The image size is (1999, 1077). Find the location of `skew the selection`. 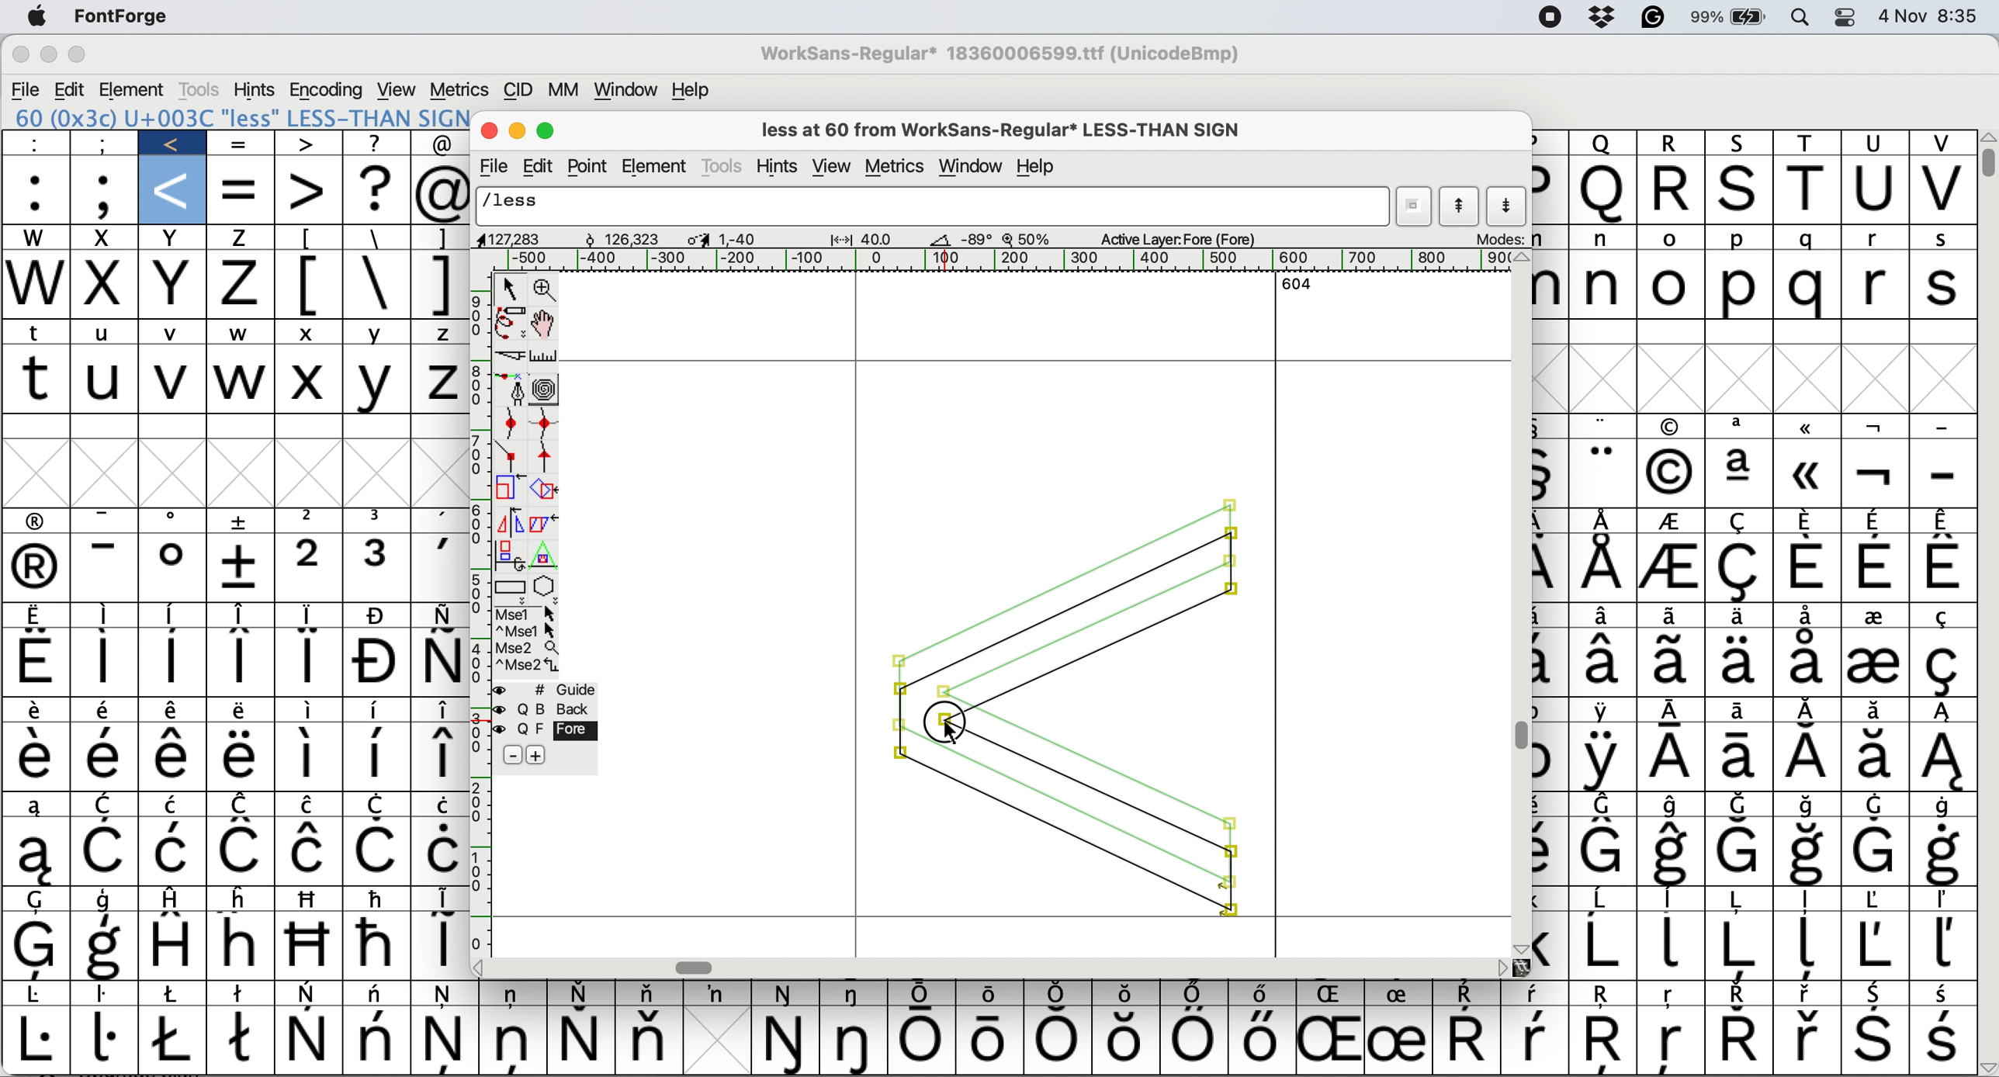

skew the selection is located at coordinates (546, 521).